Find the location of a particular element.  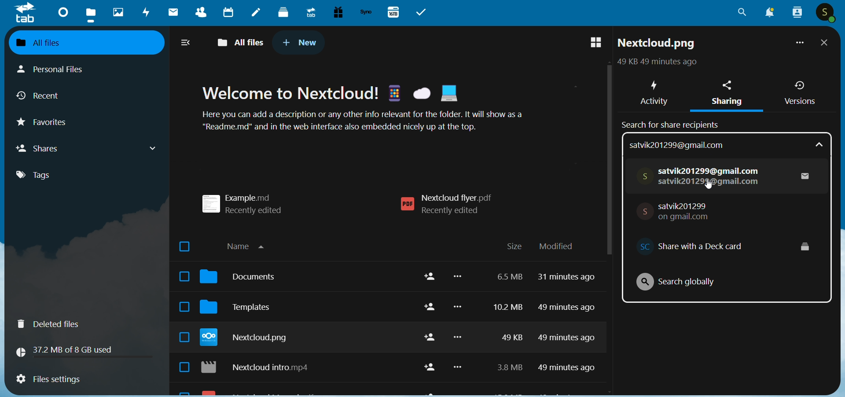

photos is located at coordinates (118, 12).